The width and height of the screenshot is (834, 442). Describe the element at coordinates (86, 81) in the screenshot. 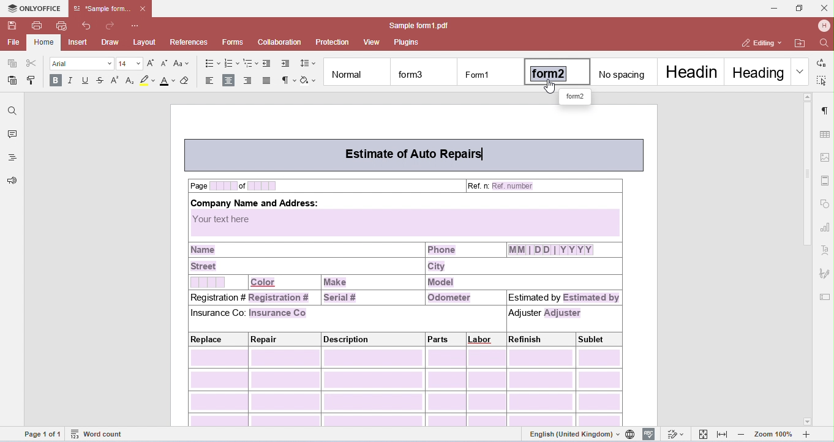

I see `underline` at that location.